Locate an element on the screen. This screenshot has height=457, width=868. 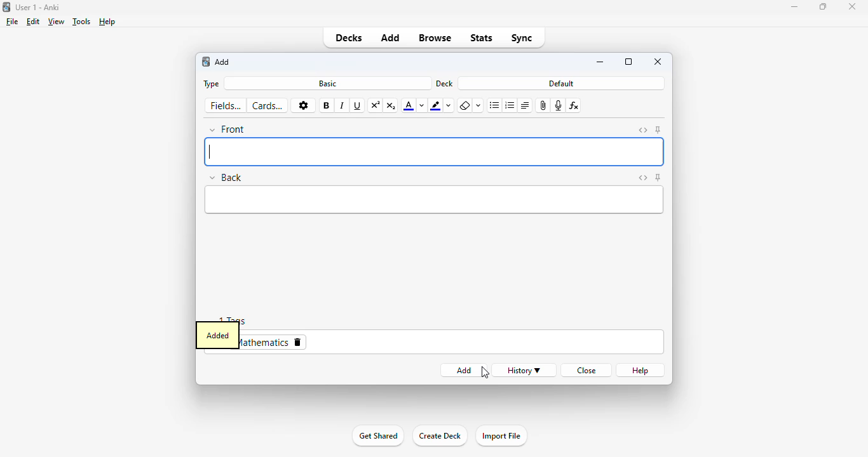
stats is located at coordinates (482, 39).